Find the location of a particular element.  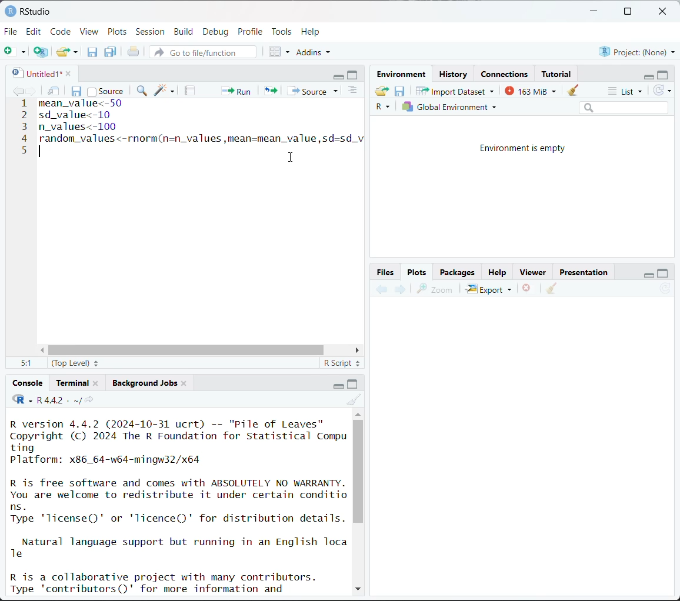

code is located at coordinates (22, 400).